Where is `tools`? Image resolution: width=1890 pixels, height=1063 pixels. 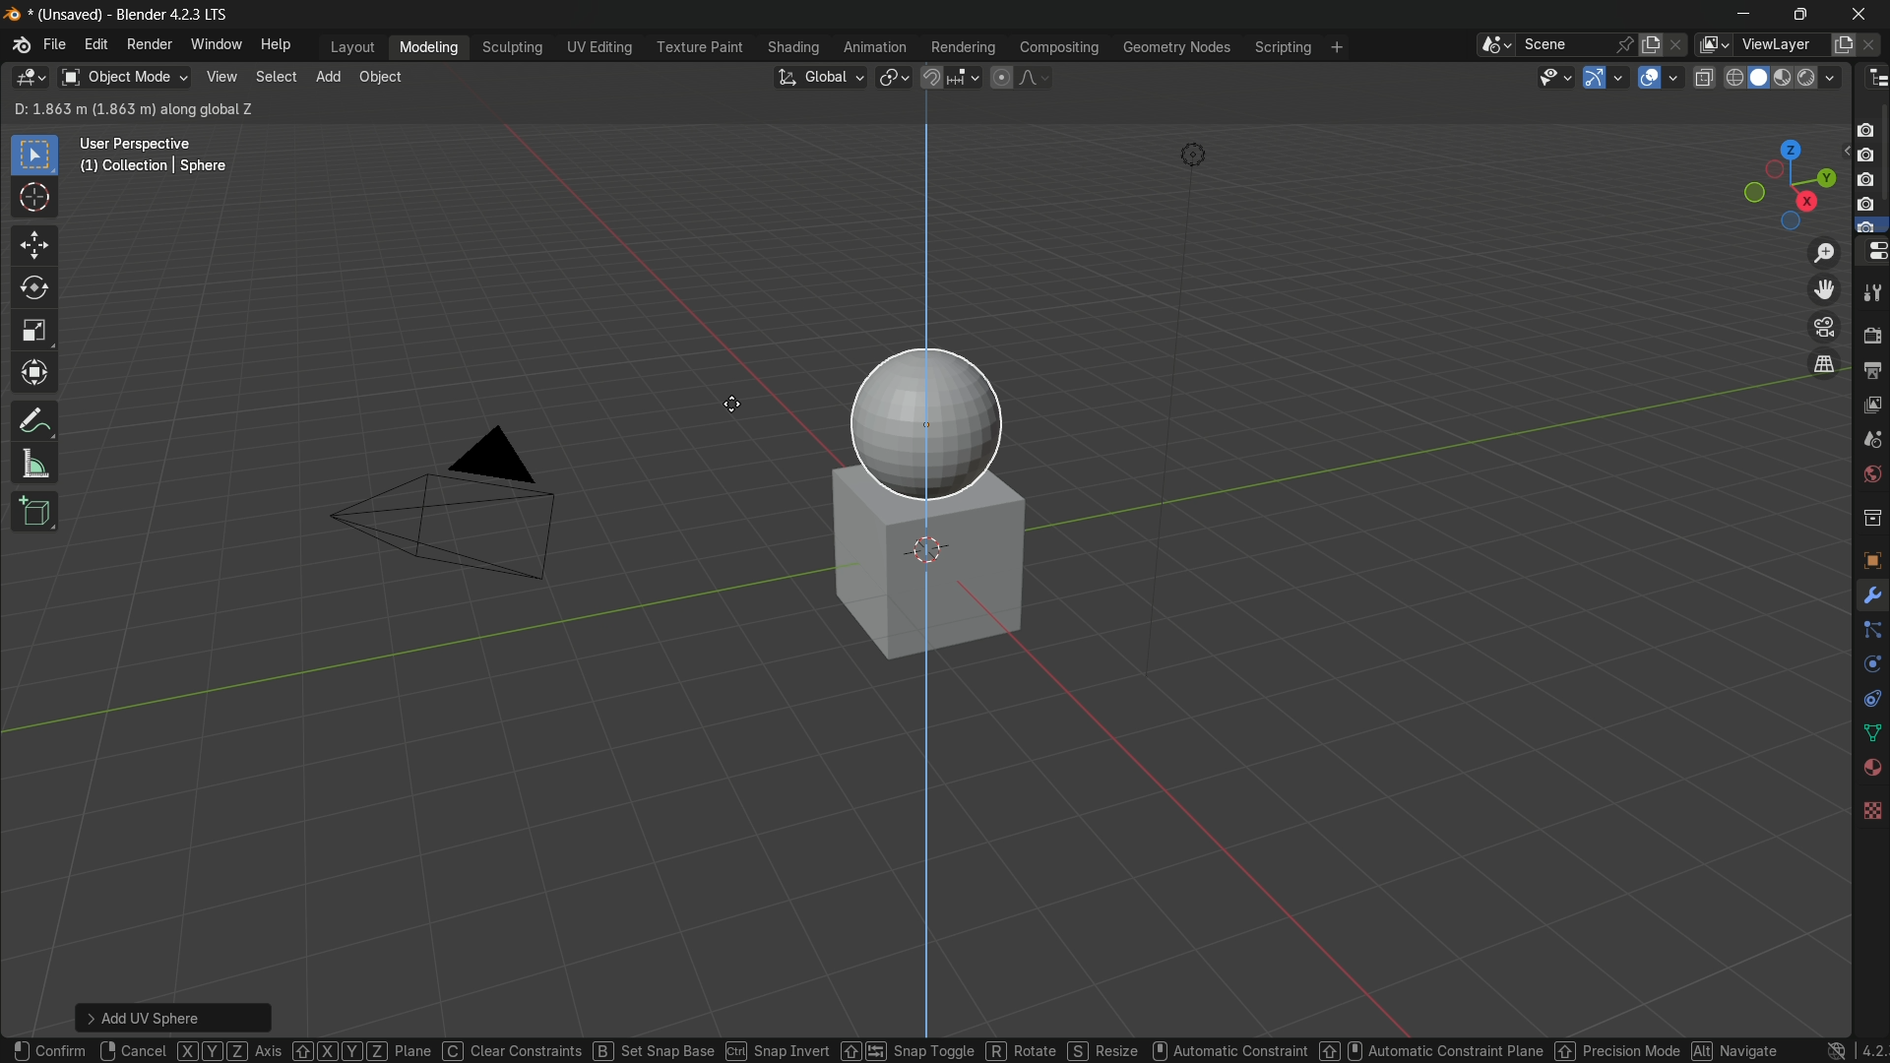
tools is located at coordinates (1871, 289).